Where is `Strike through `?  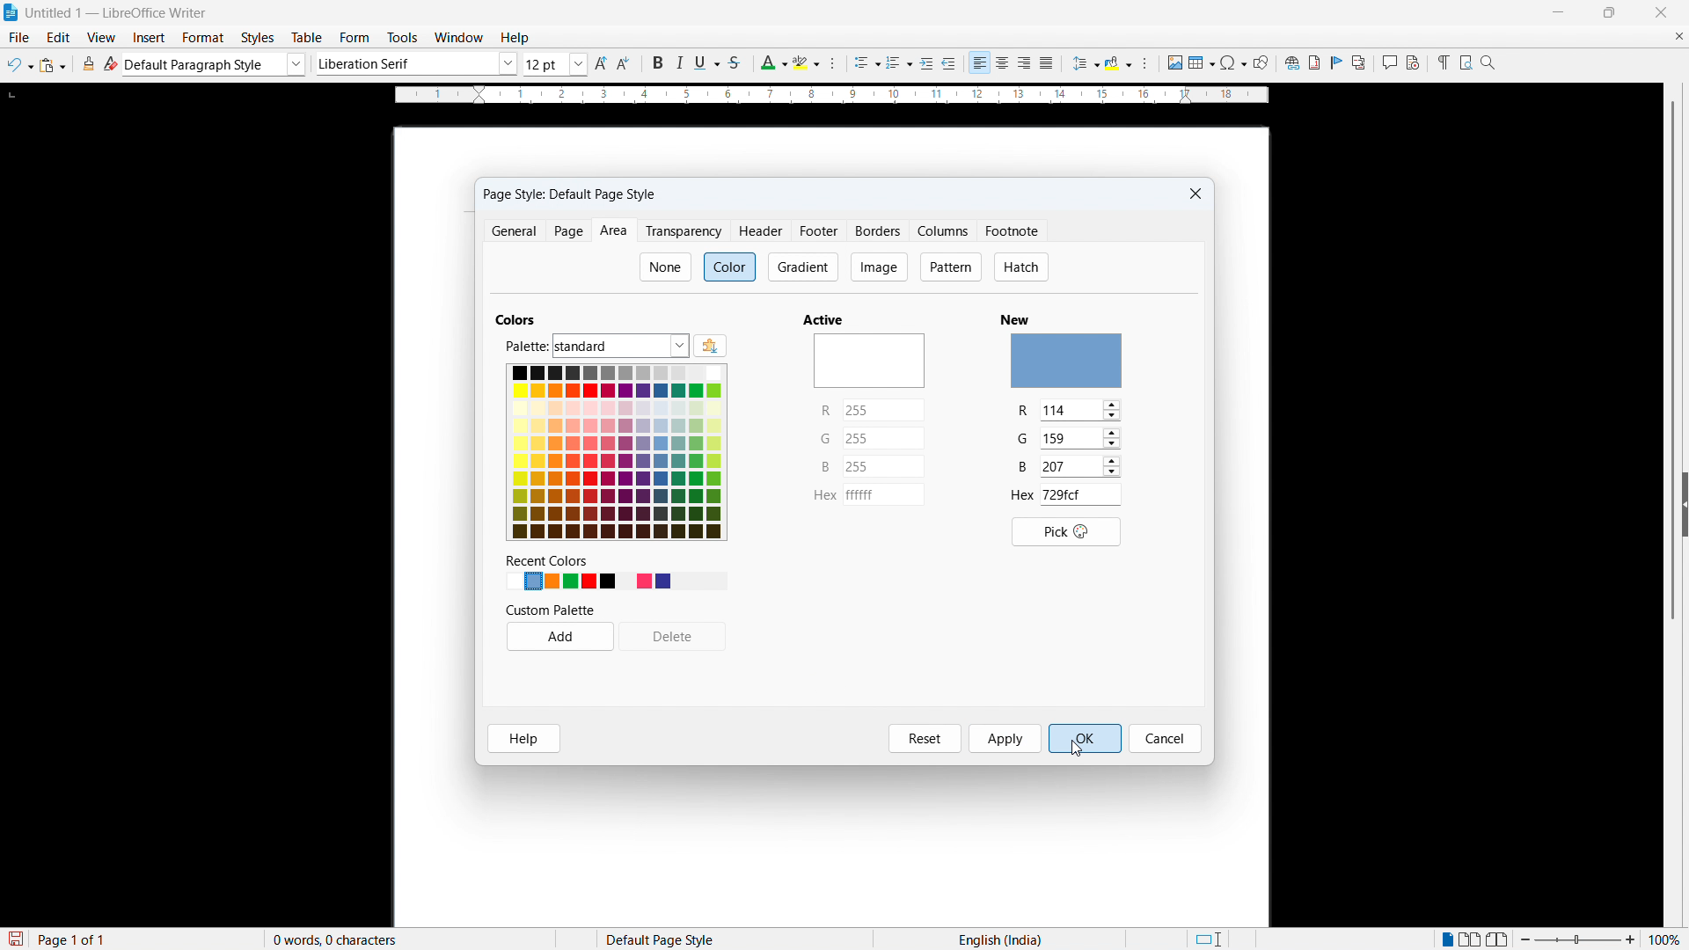 Strike through  is located at coordinates (734, 62).